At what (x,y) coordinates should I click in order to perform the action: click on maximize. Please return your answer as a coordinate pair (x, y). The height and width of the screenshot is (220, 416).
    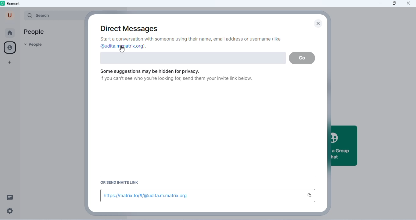
    Looking at the image, I should click on (394, 3).